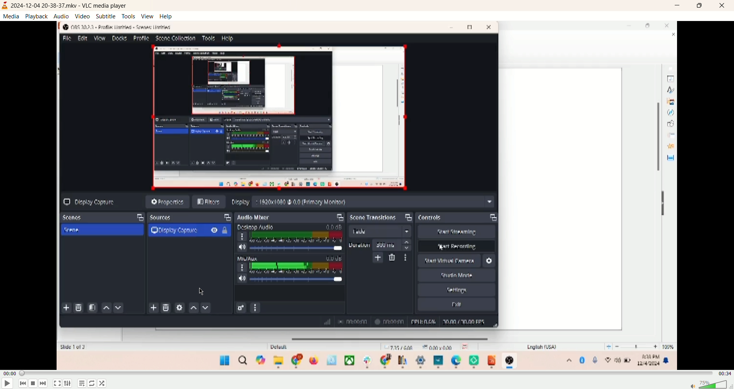 The width and height of the screenshot is (734, 389). I want to click on tools, so click(129, 16).